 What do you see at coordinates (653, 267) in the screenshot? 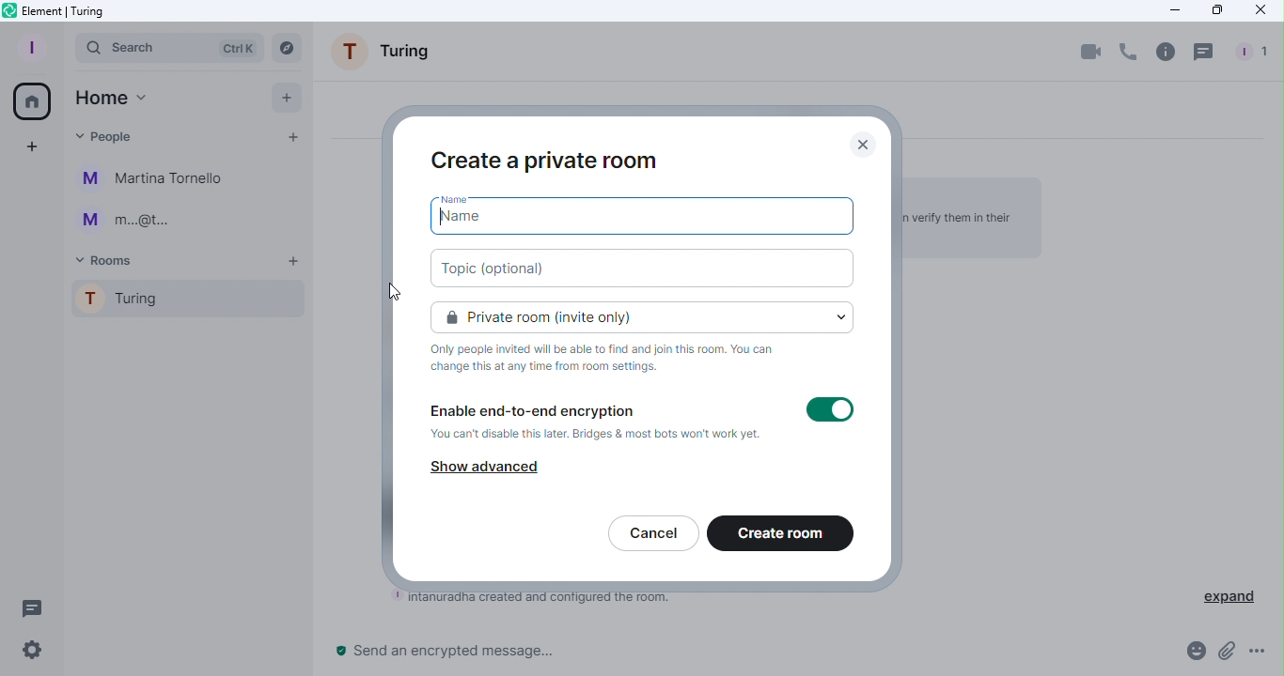
I see `Topic ` at bounding box center [653, 267].